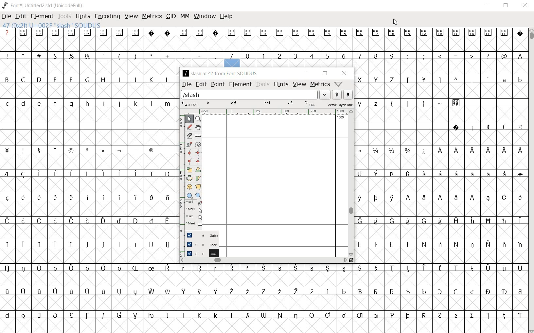 This screenshot has height=333, width=534. What do you see at coordinates (198, 145) in the screenshot?
I see `change whether spiro is active or not` at bounding box center [198, 145].